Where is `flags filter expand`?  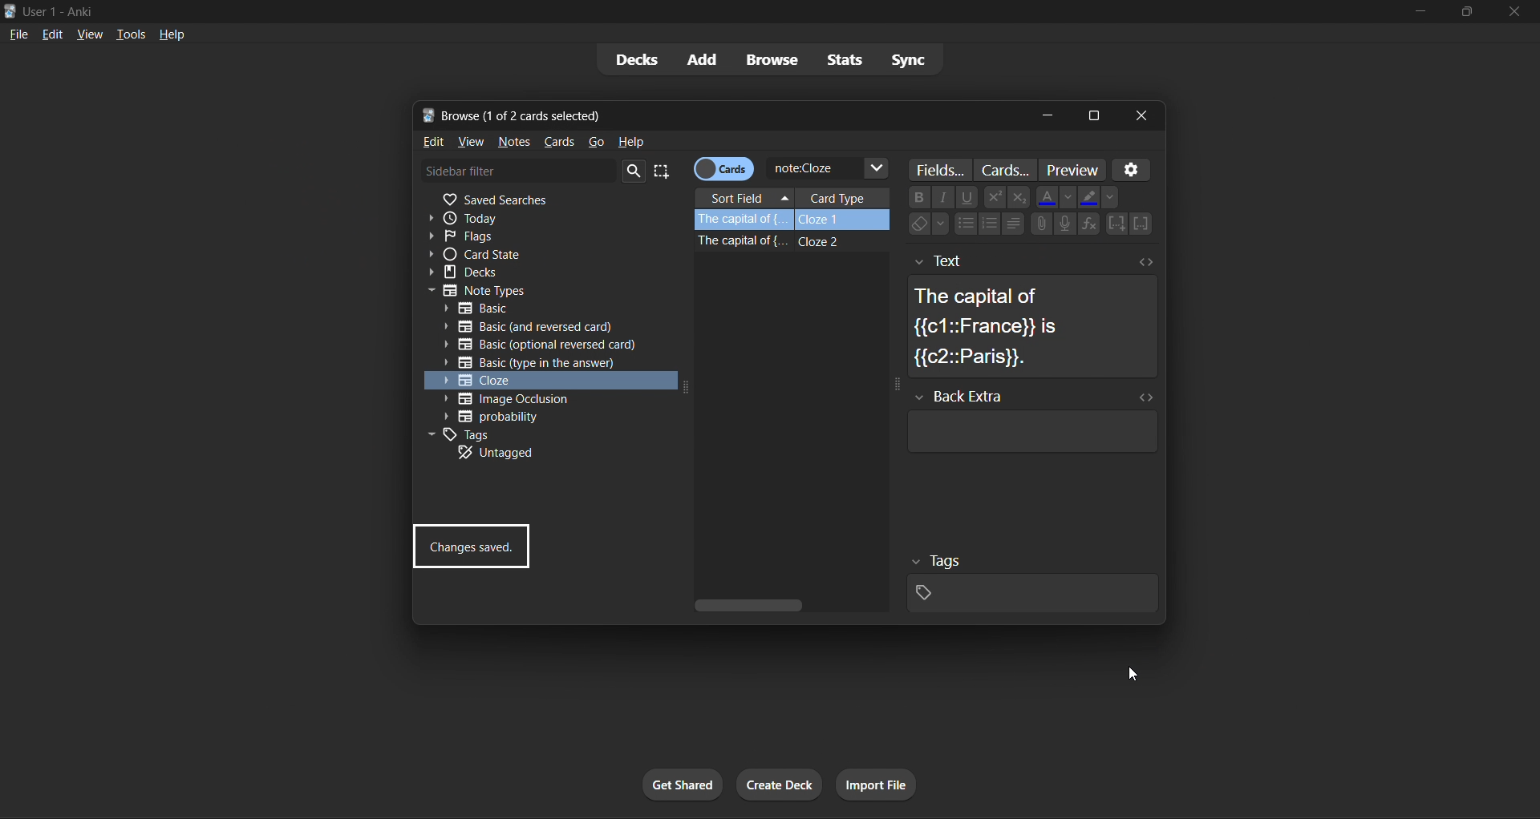
flags filter expand is located at coordinates (545, 237).